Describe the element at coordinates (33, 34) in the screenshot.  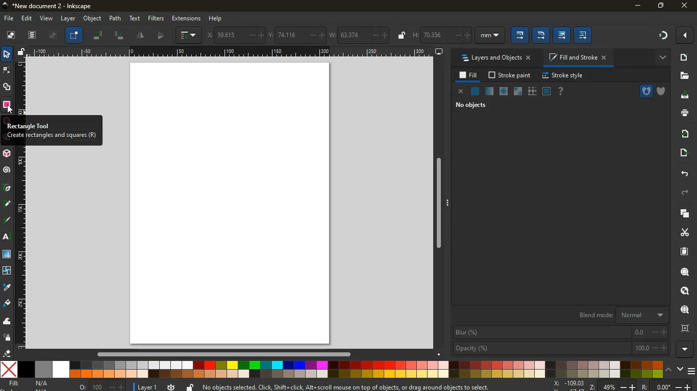
I see `layers` at that location.